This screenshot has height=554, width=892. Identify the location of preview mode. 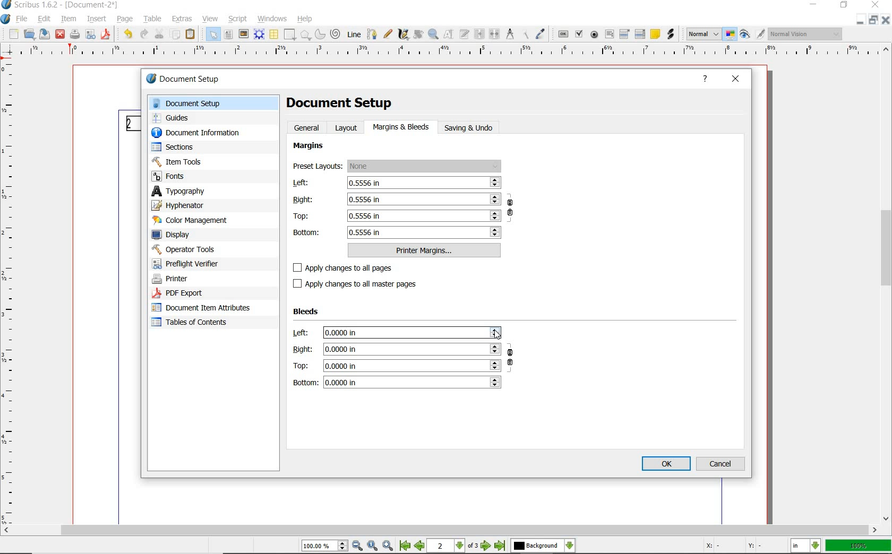
(745, 35).